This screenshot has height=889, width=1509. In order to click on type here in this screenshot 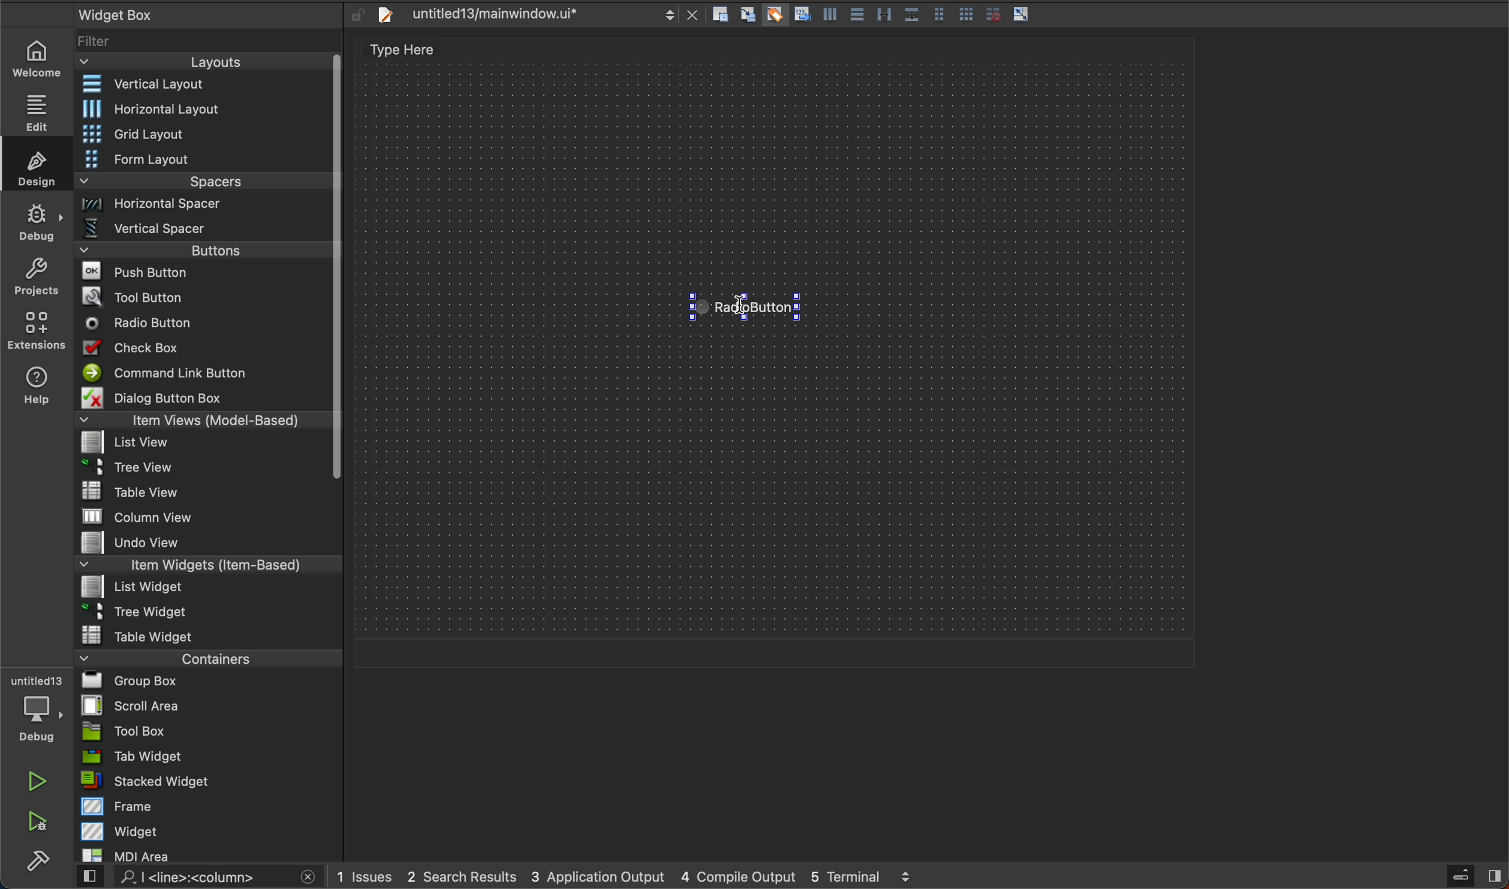, I will do `click(415, 52)`.